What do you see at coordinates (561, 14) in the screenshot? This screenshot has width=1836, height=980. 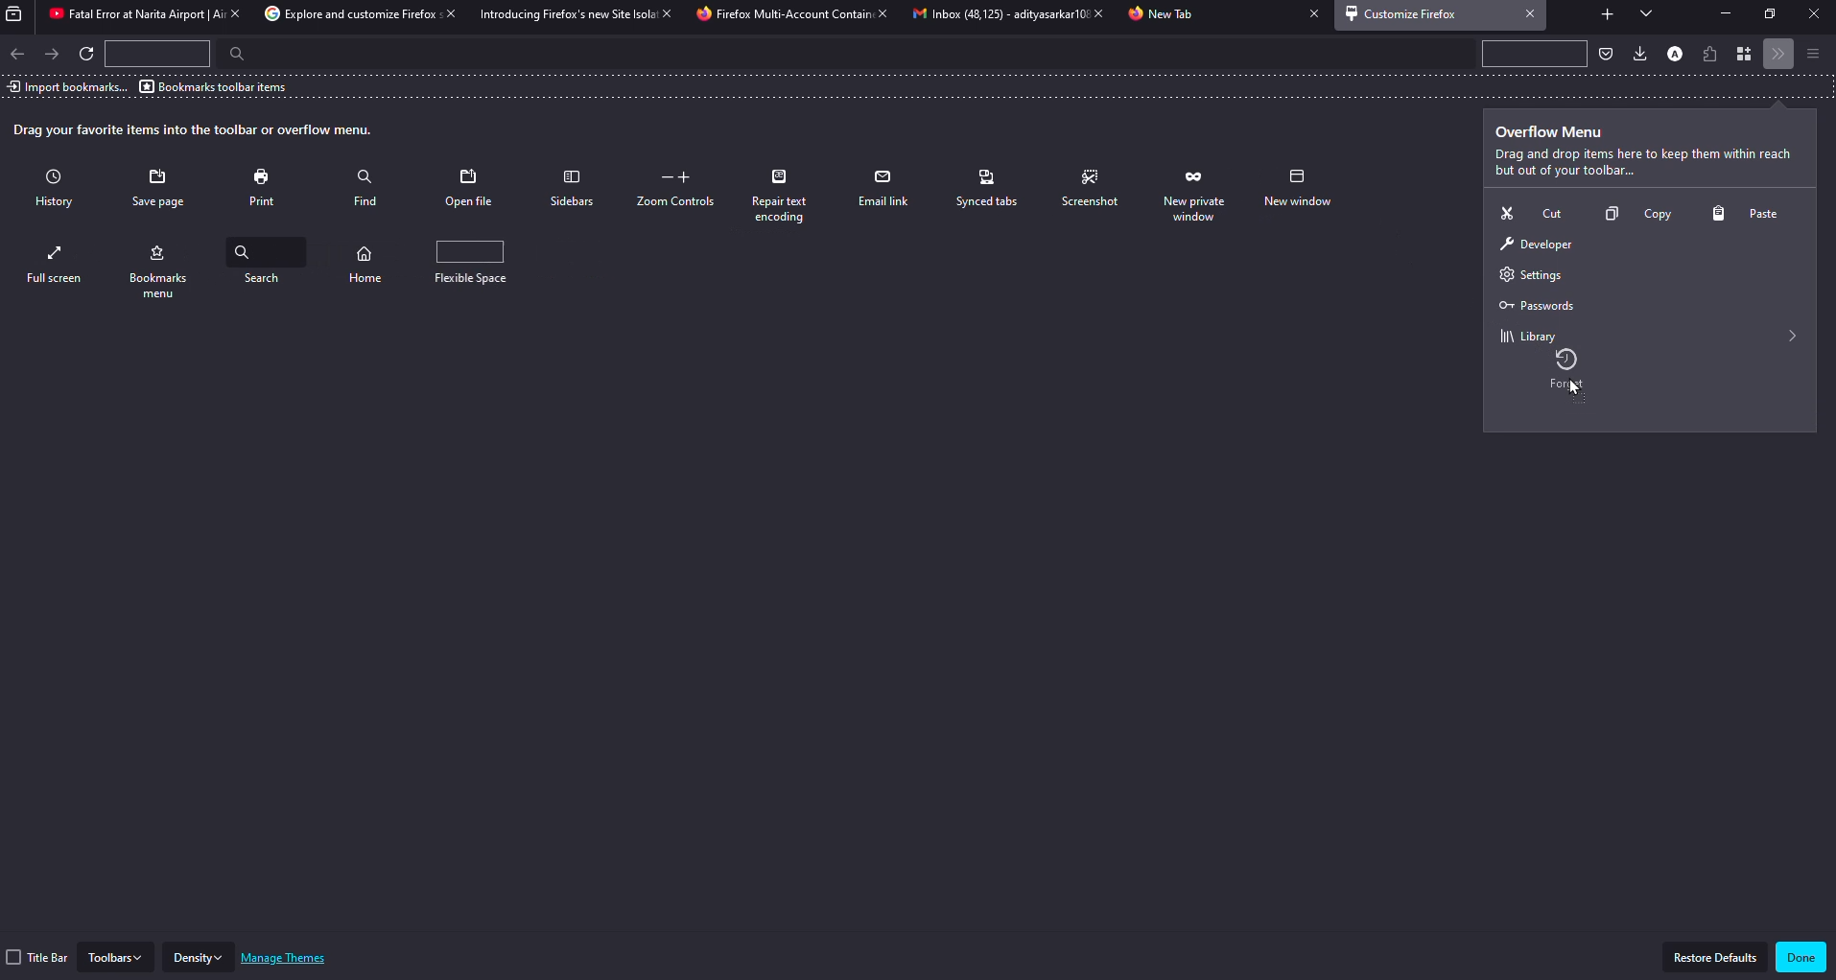 I see `tab` at bounding box center [561, 14].